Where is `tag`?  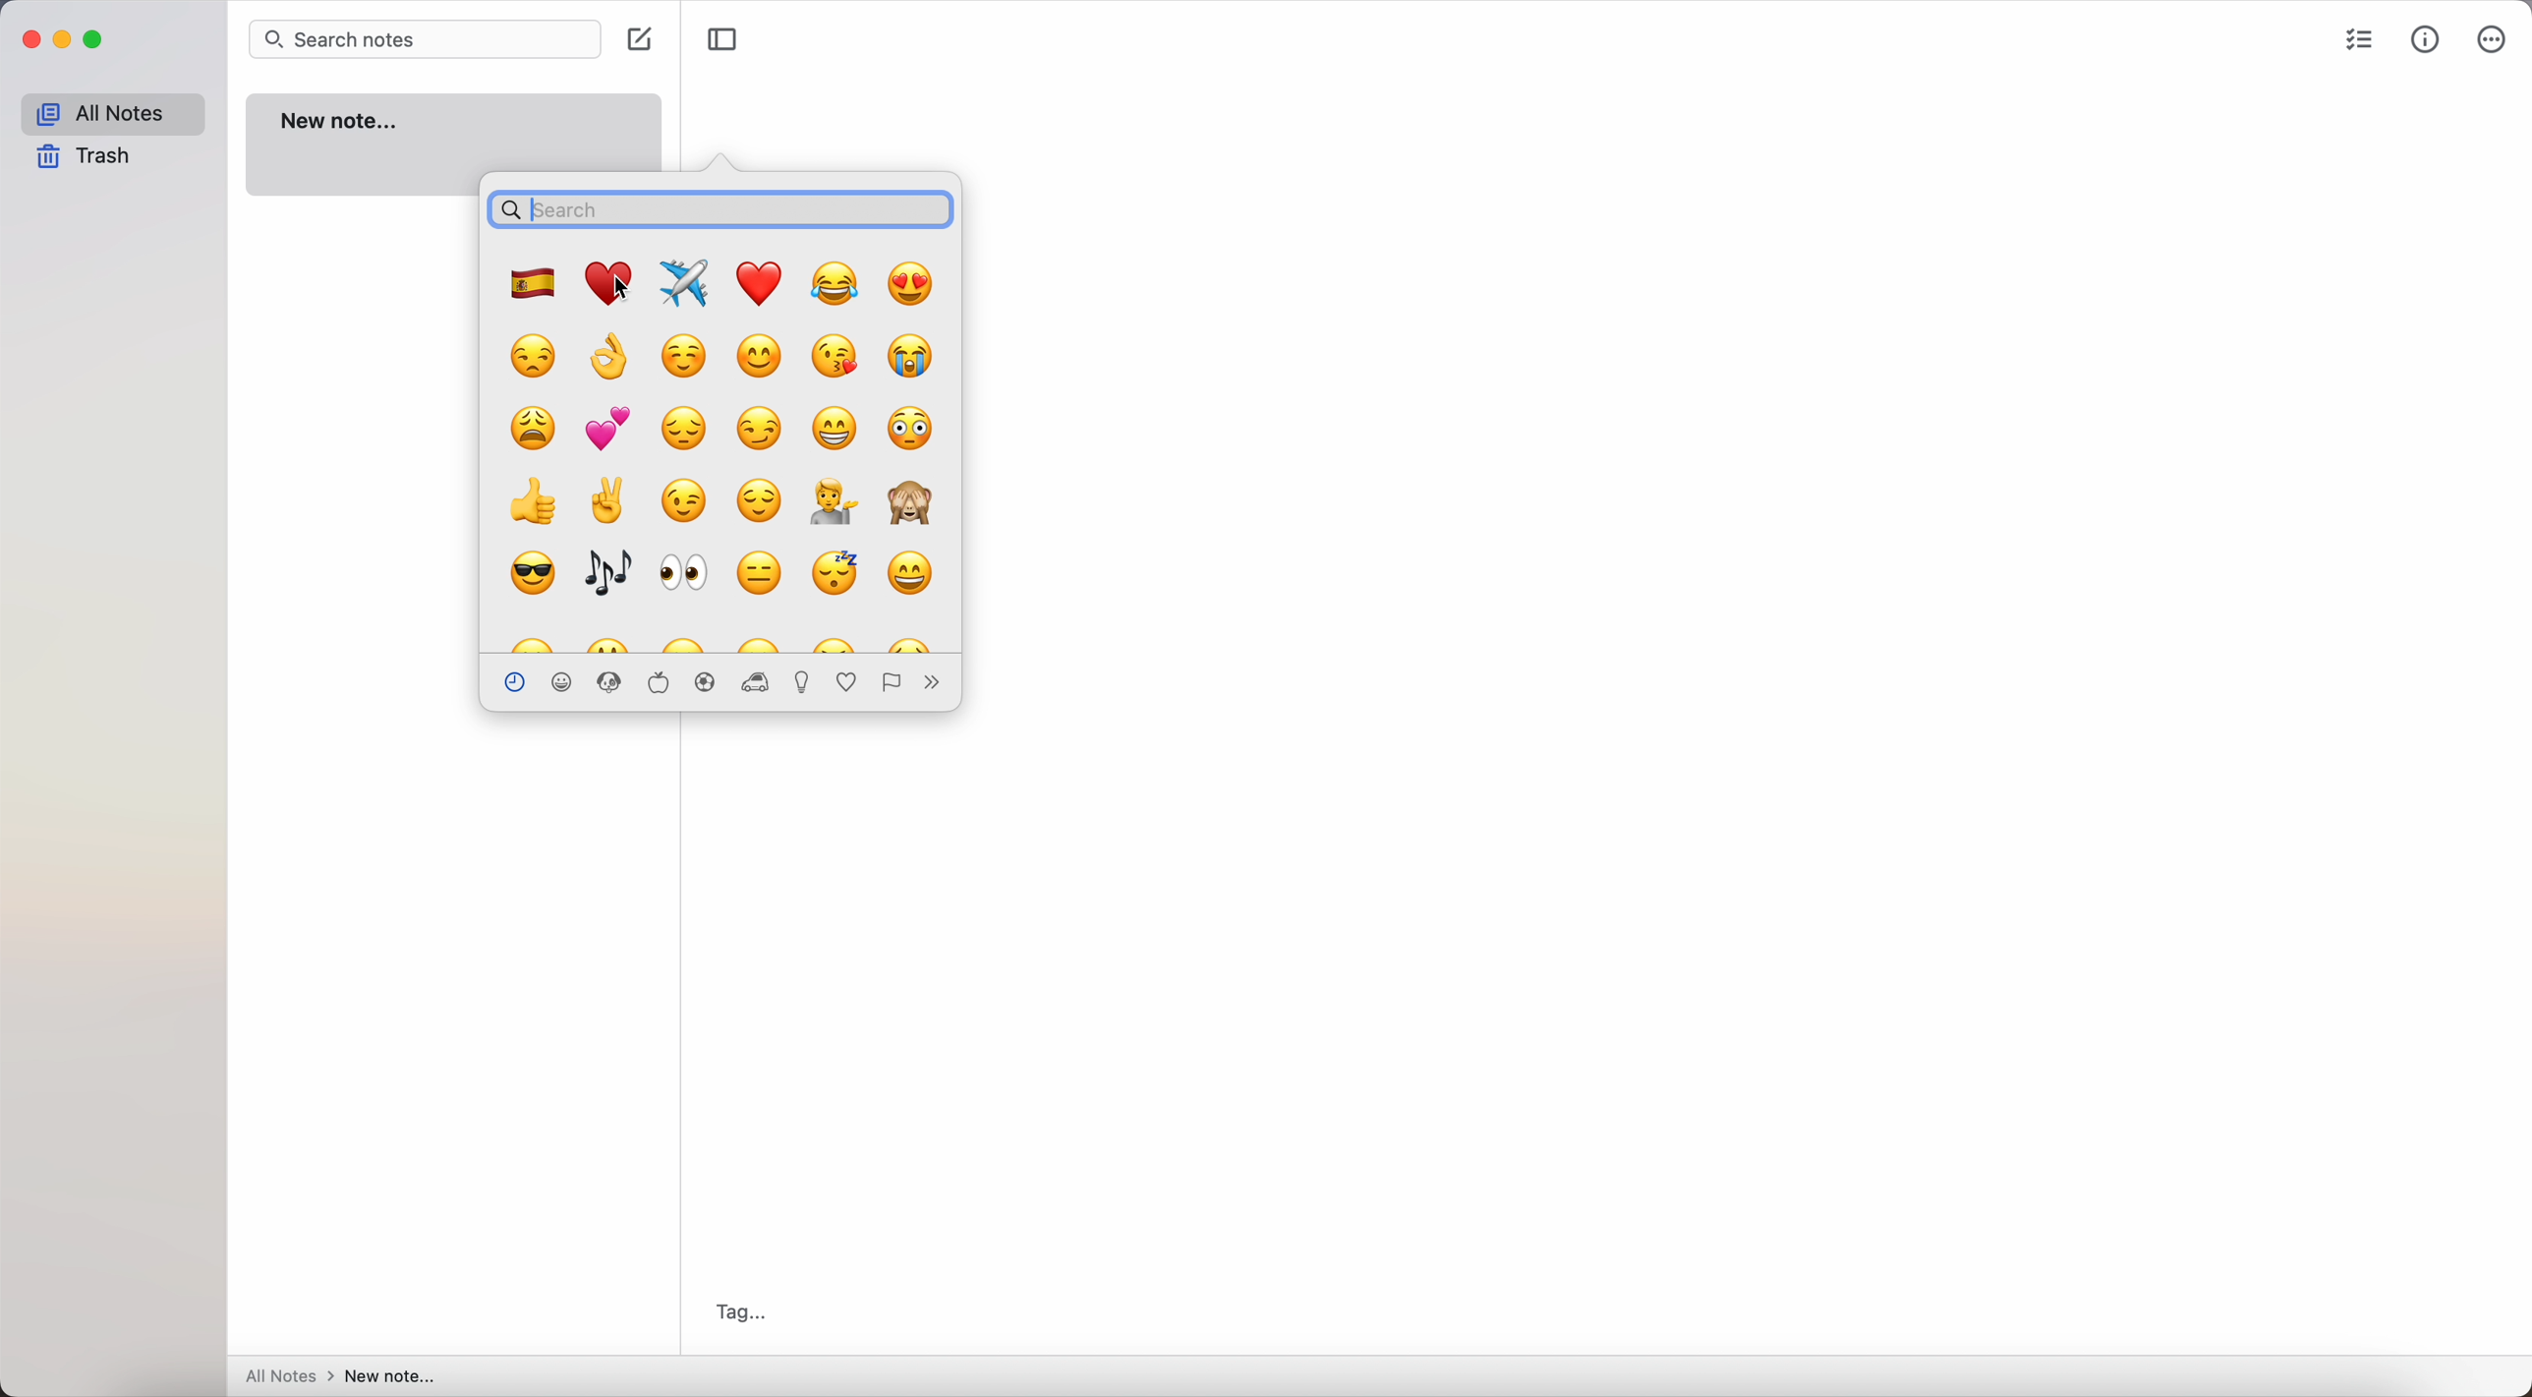 tag is located at coordinates (736, 1310).